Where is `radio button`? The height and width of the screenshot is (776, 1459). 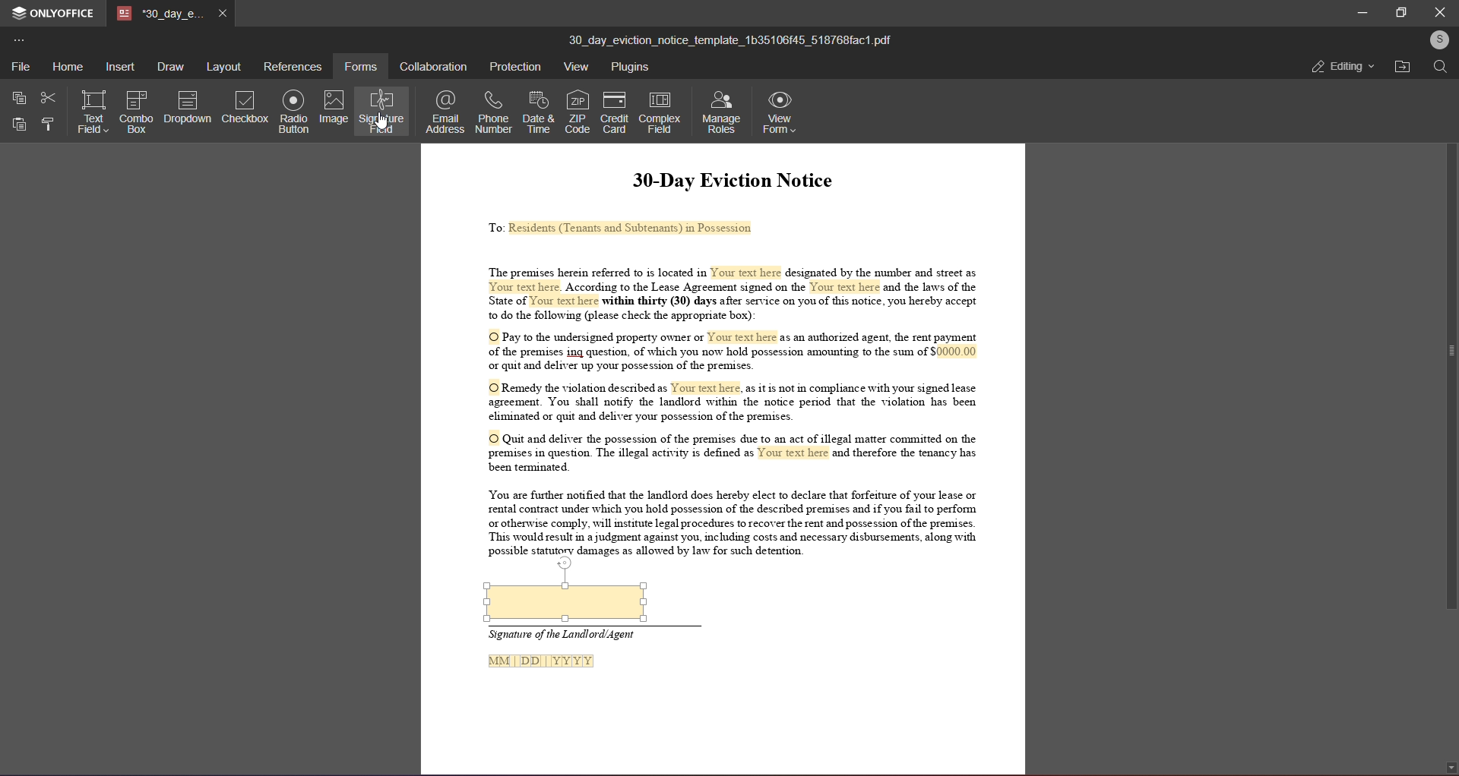 radio button is located at coordinates (294, 111).